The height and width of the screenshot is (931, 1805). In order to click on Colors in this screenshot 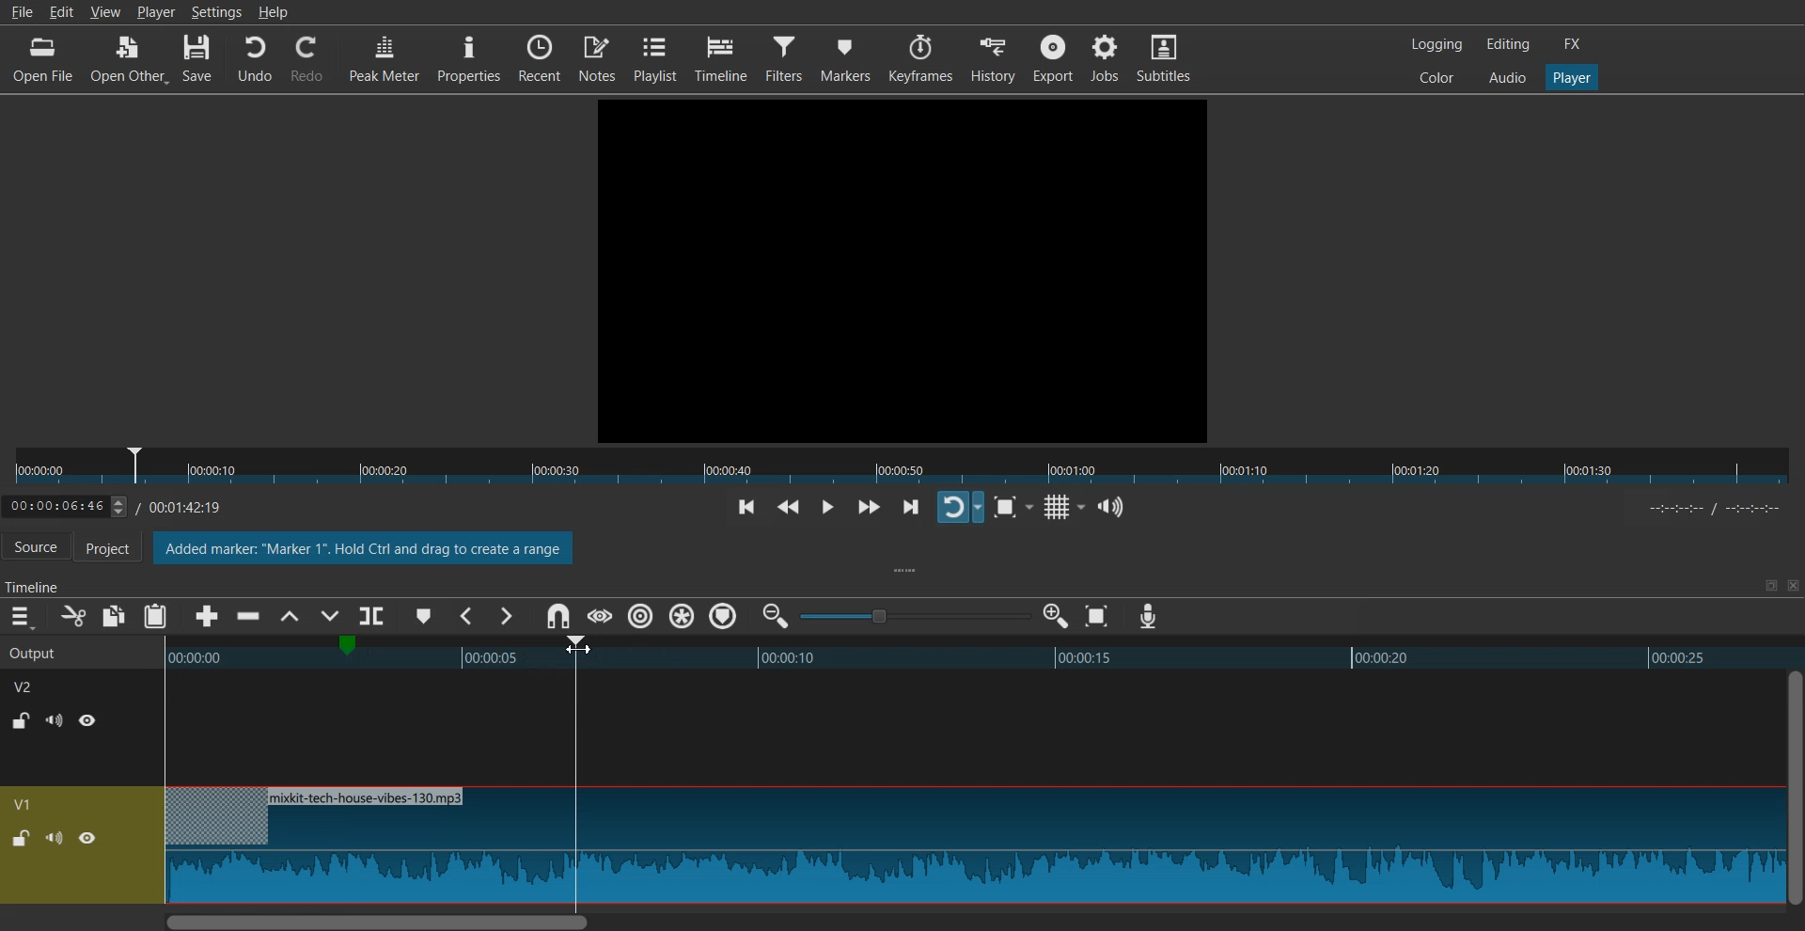, I will do `click(1436, 76)`.